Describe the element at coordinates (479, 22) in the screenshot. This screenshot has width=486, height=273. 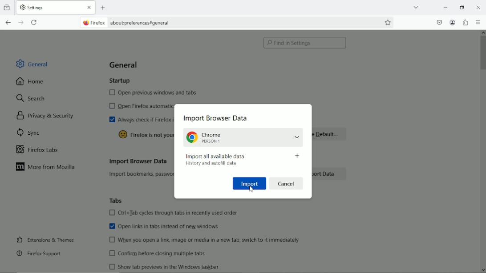
I see `Open application menu` at that location.